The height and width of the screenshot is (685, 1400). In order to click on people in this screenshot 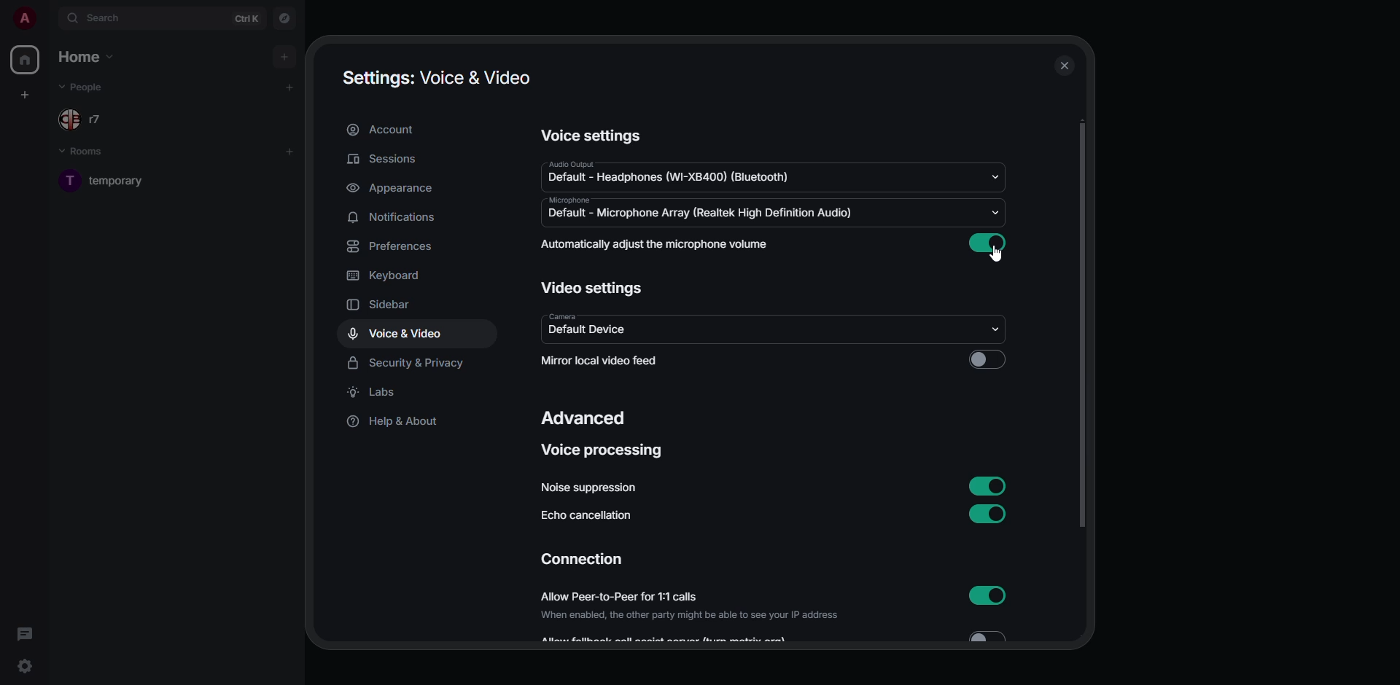, I will do `click(87, 87)`.